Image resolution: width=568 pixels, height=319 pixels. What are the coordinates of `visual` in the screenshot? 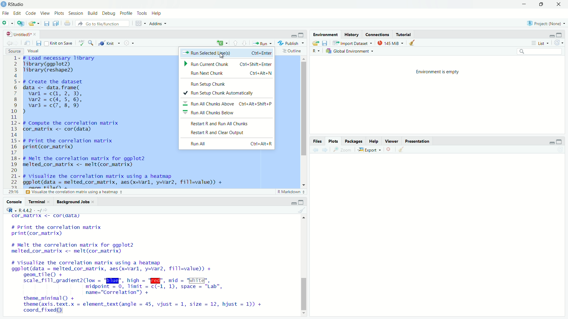 It's located at (34, 51).